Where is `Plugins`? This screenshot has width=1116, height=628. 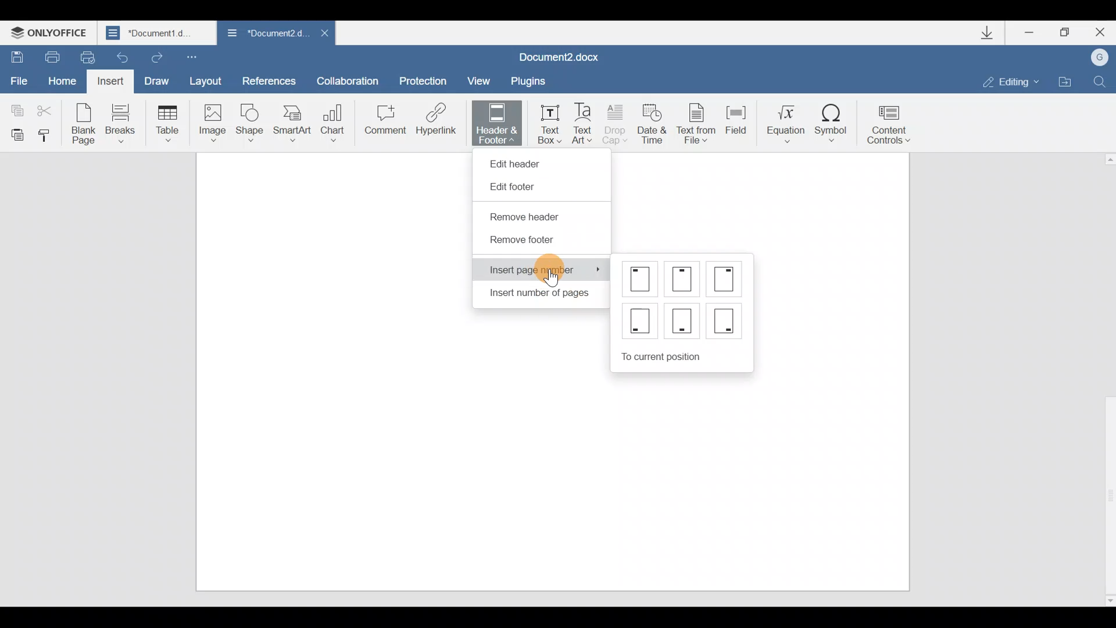 Plugins is located at coordinates (537, 79).